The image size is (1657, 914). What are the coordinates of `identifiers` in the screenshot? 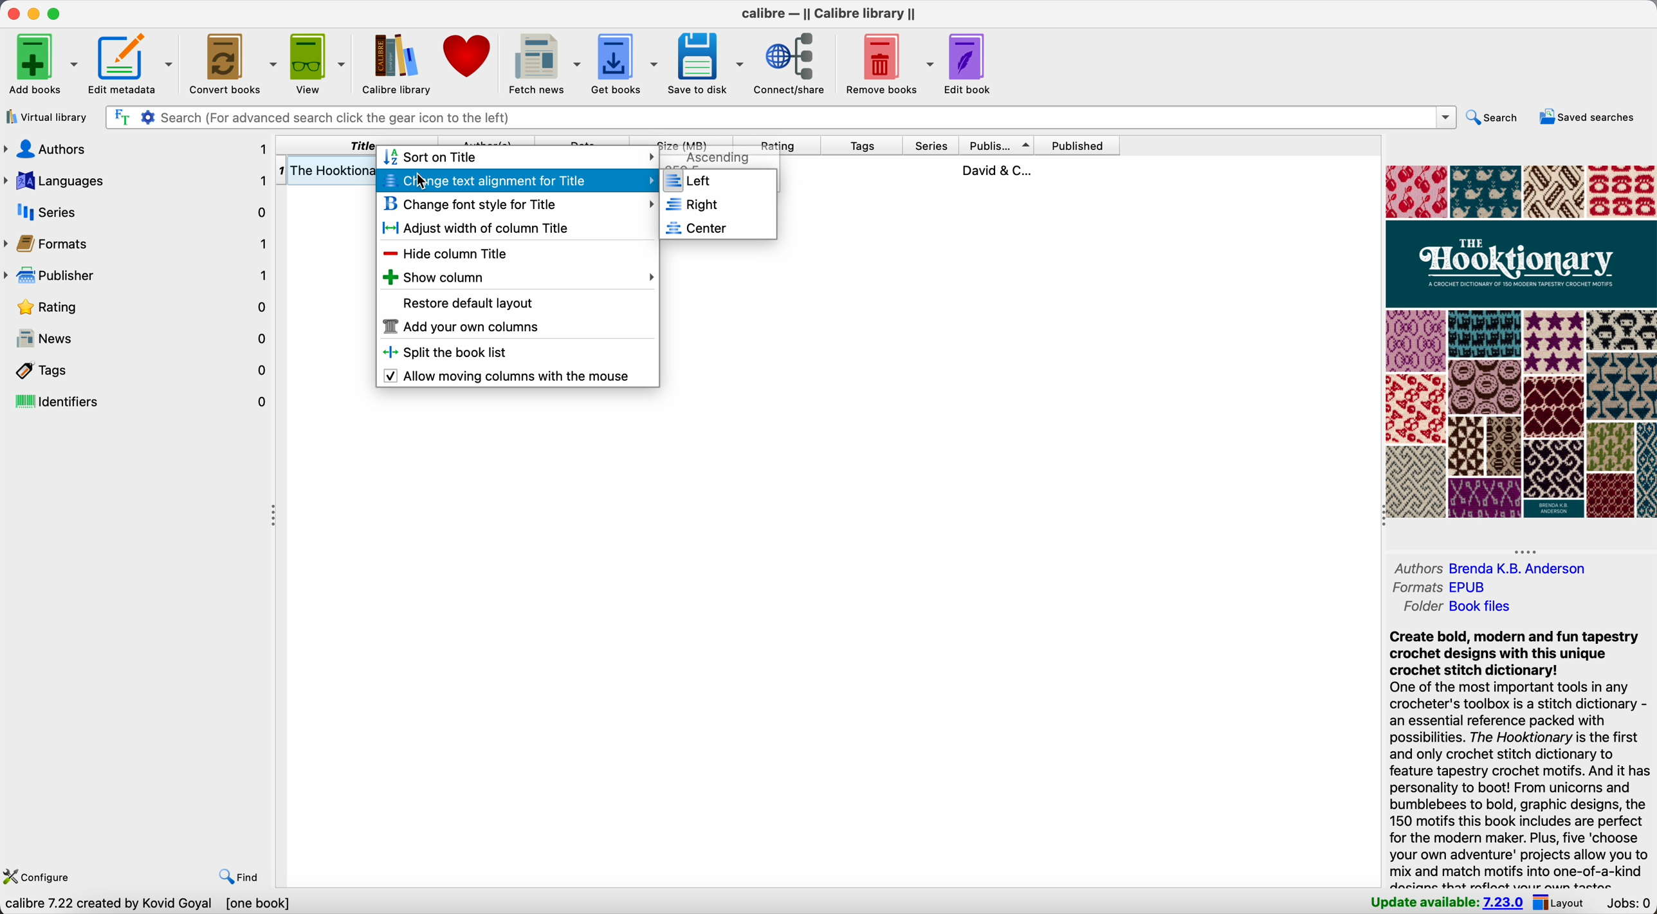 It's located at (141, 401).